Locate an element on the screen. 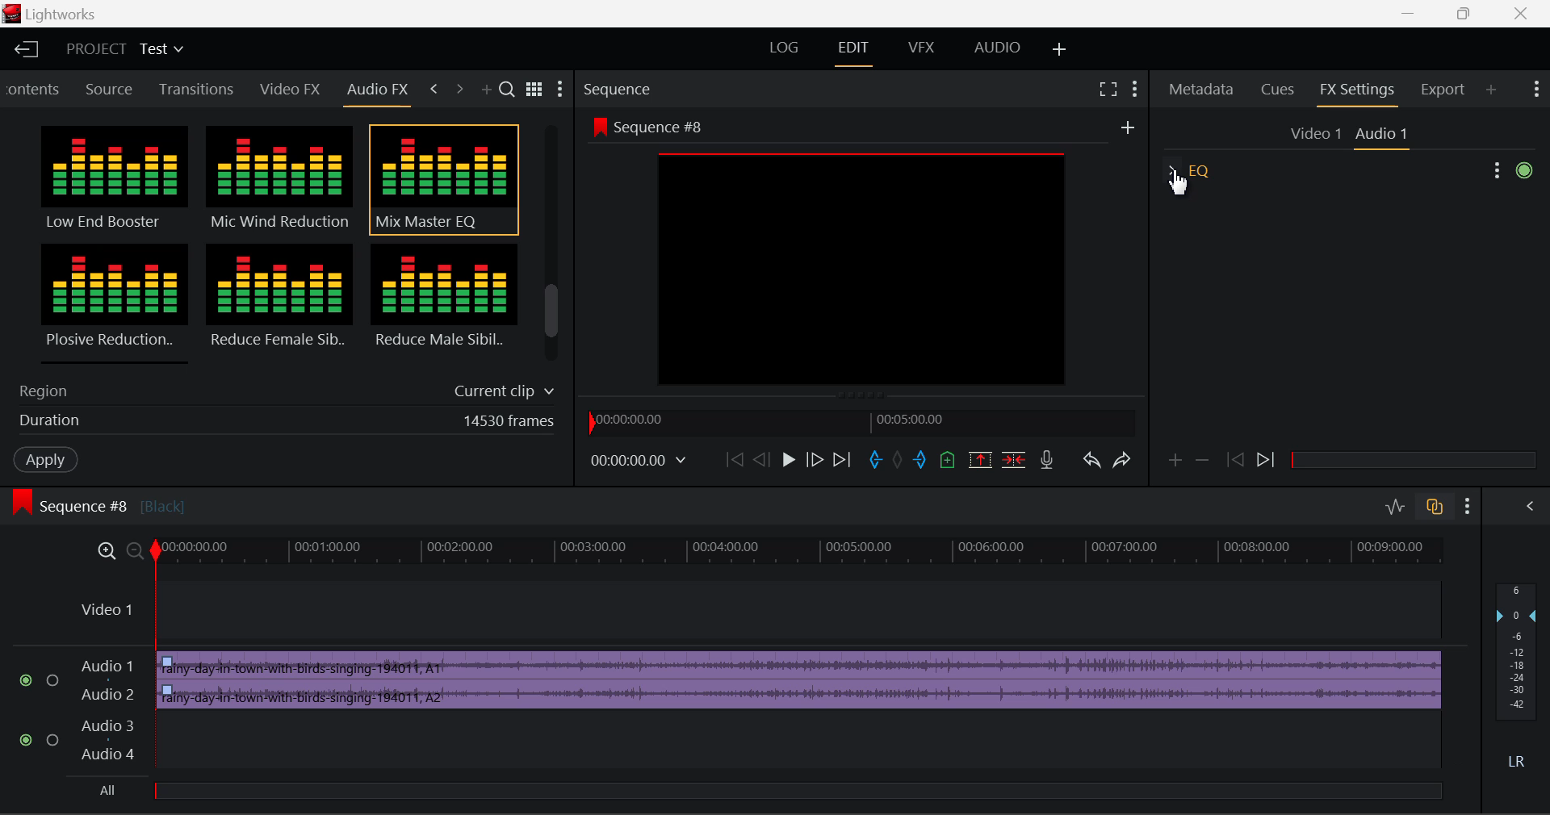 The height and width of the screenshot is (815, 1550). To Start is located at coordinates (733, 461).